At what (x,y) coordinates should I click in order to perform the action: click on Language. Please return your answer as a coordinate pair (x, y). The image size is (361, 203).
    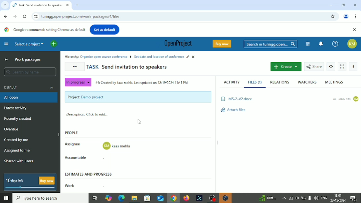
    Looking at the image, I should click on (324, 198).